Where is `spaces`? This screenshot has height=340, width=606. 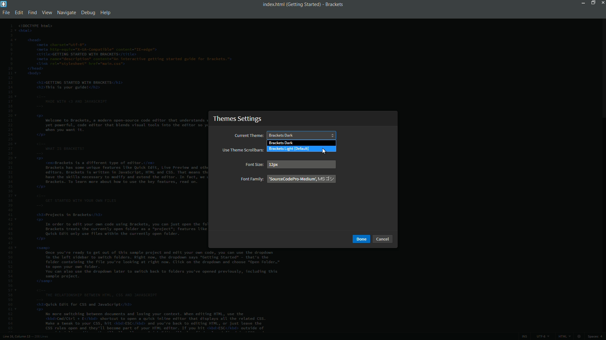 spaces is located at coordinates (596, 337).